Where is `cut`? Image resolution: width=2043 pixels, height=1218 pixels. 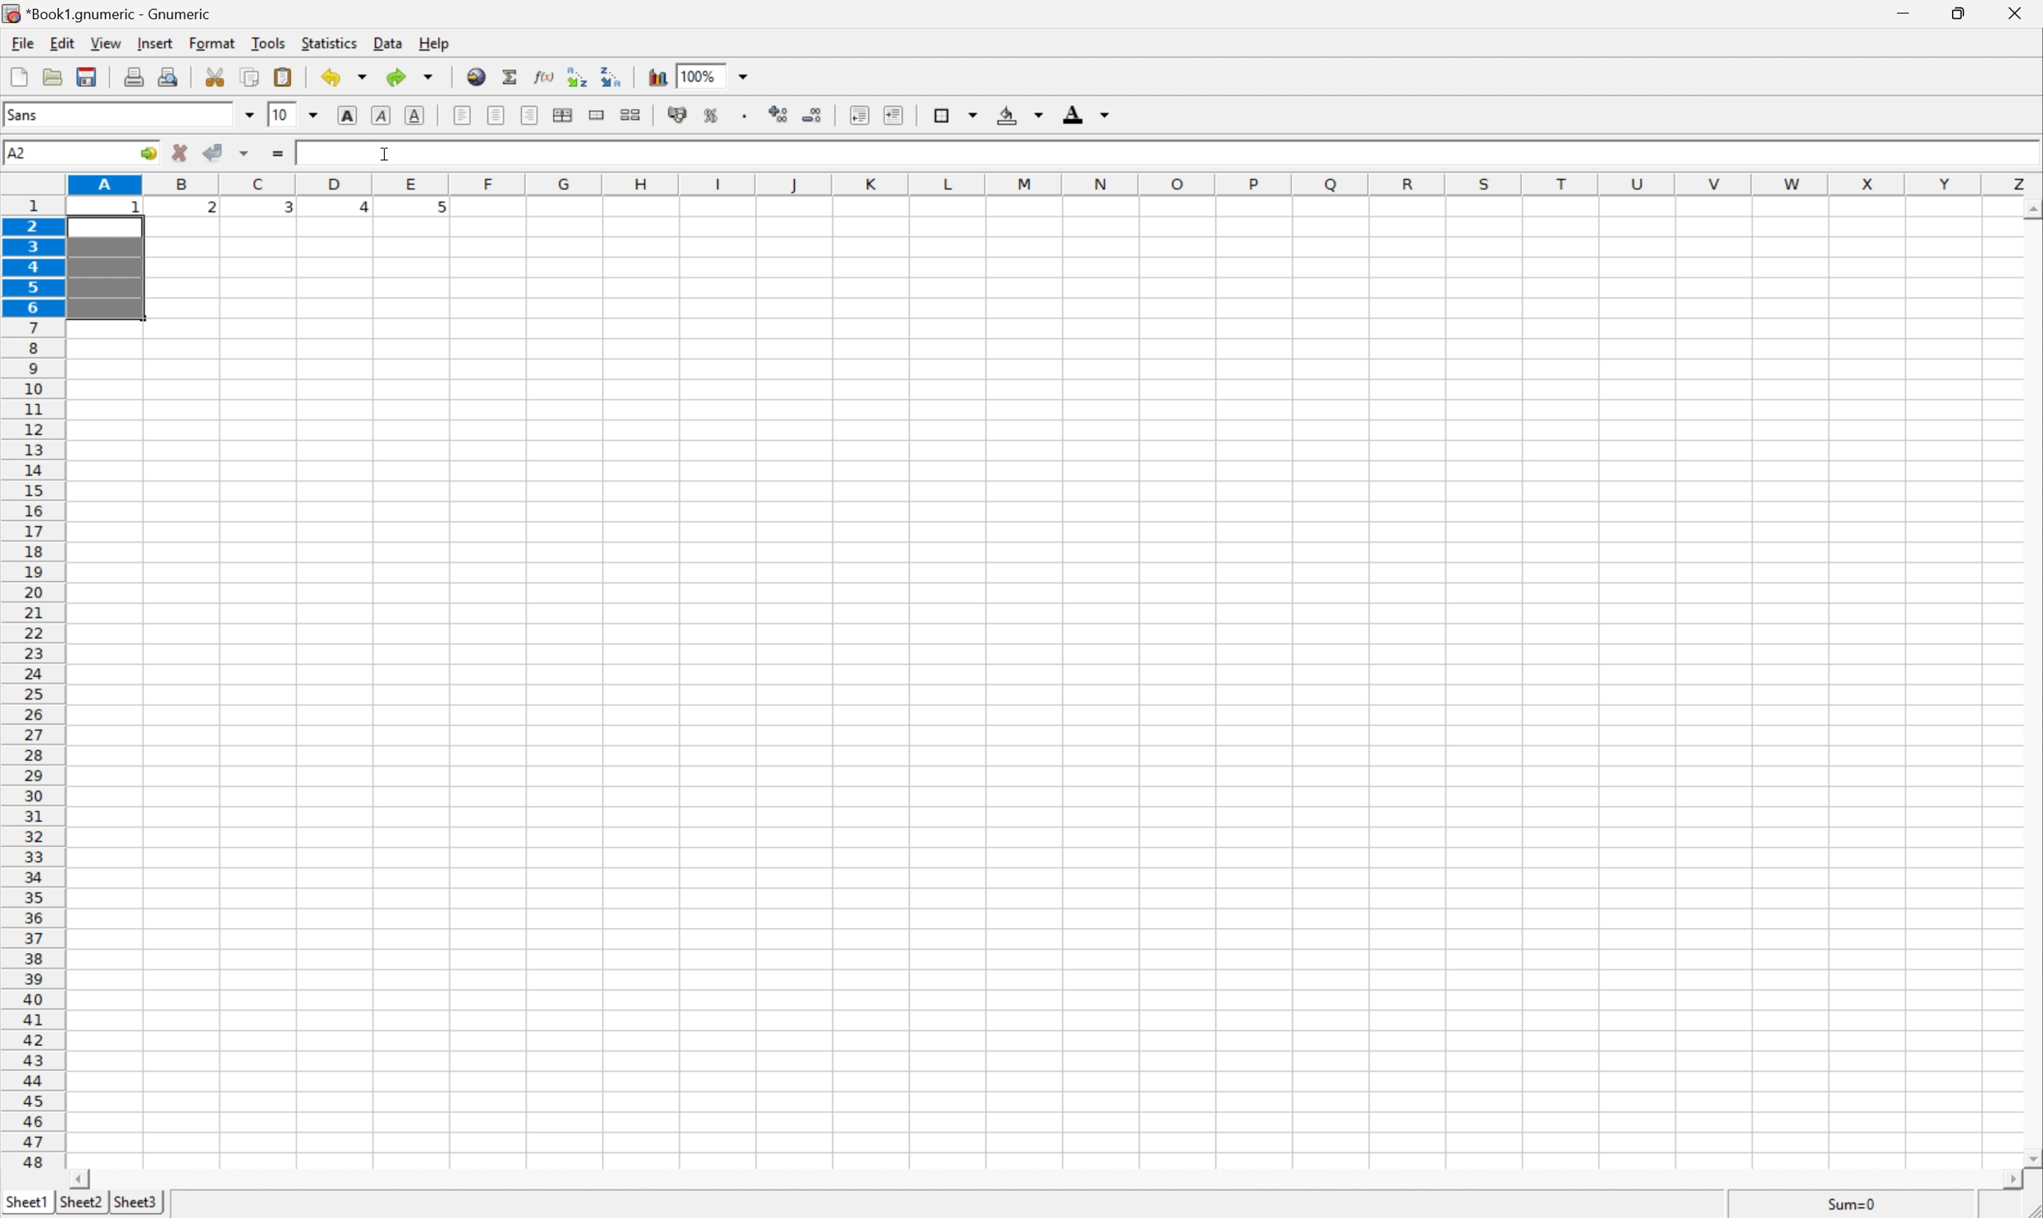 cut is located at coordinates (213, 76).